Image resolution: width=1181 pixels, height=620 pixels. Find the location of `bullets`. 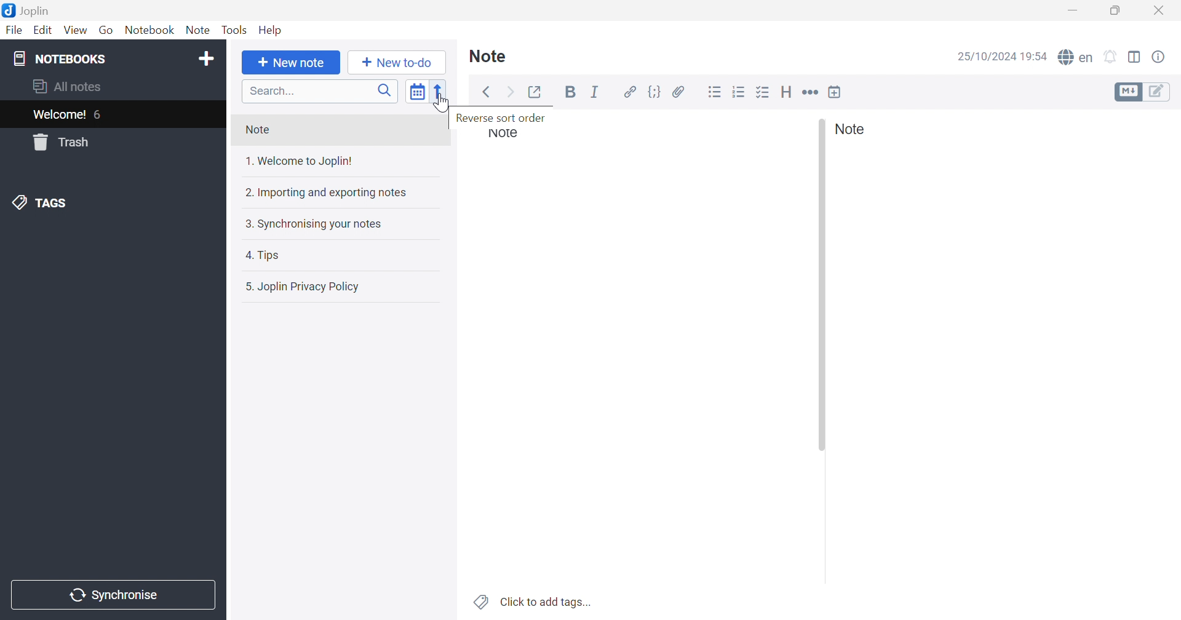

bullets is located at coordinates (765, 93).